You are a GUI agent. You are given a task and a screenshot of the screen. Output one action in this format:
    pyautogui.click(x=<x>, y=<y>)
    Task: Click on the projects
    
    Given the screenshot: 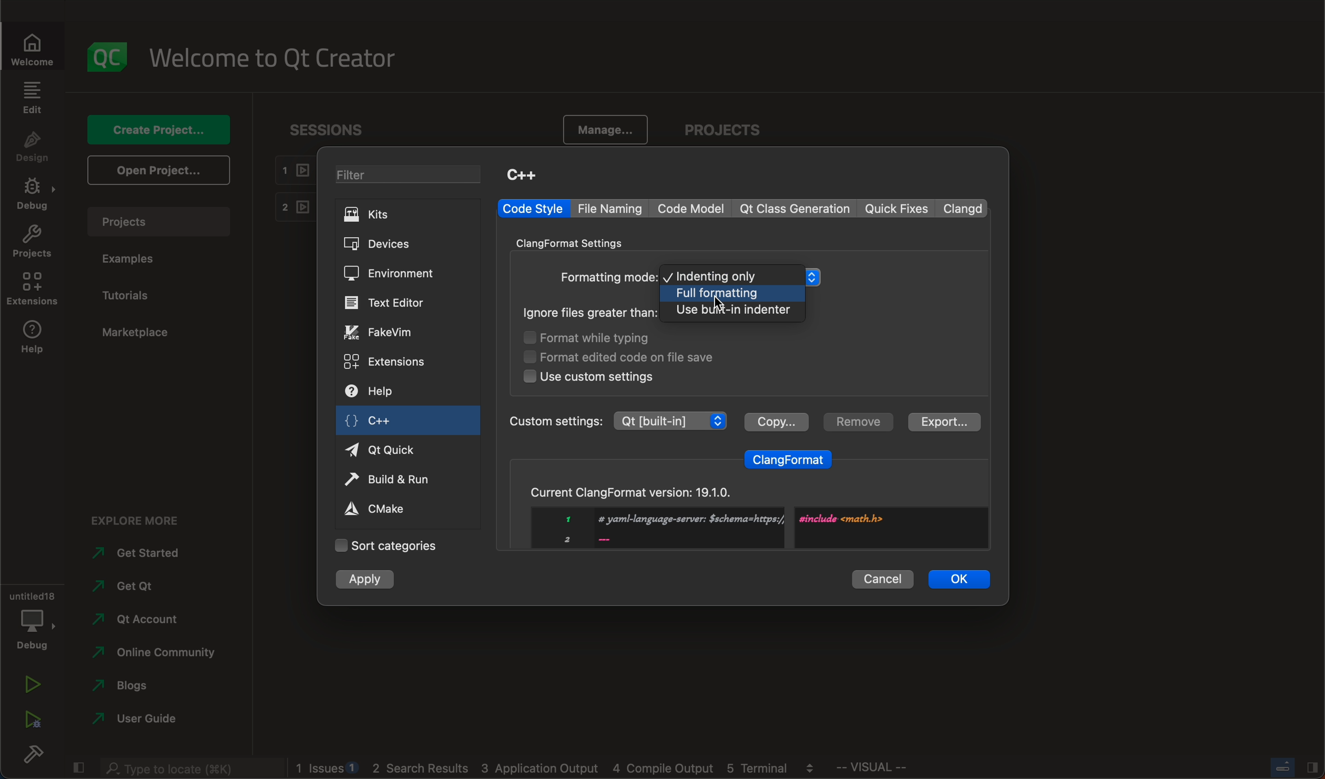 What is the action you would take?
    pyautogui.click(x=728, y=131)
    